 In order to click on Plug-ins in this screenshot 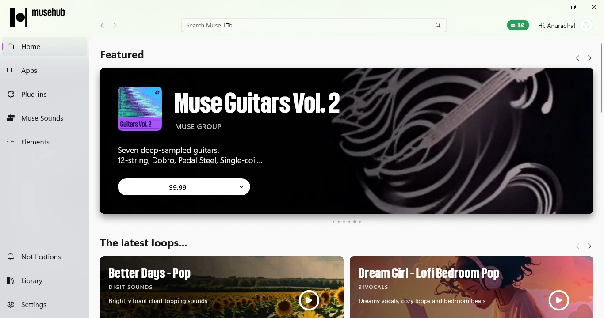, I will do `click(41, 92)`.